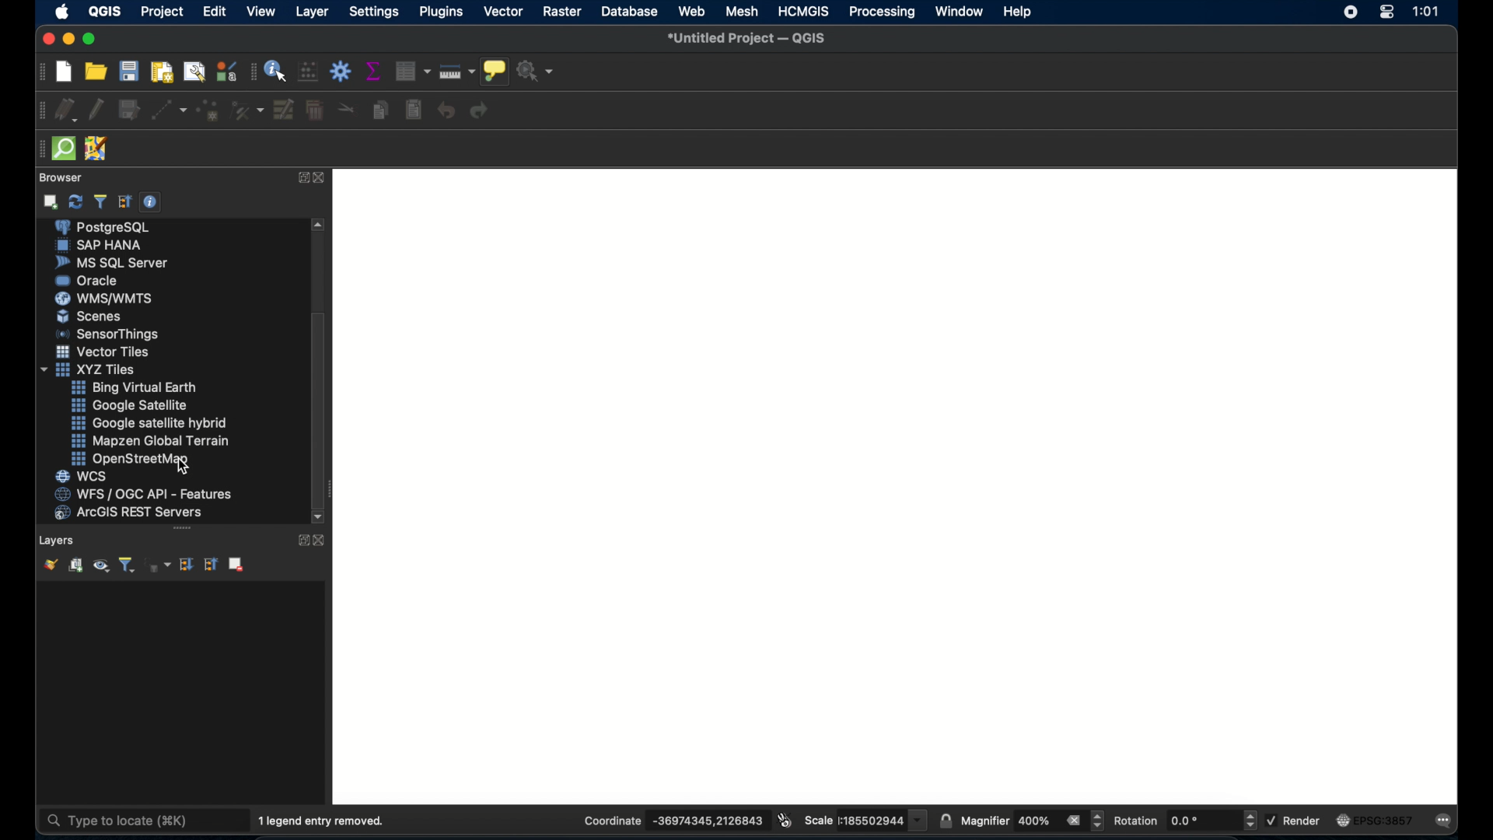 The image size is (1493, 840). What do you see at coordinates (97, 244) in the screenshot?
I see `sap hana` at bounding box center [97, 244].